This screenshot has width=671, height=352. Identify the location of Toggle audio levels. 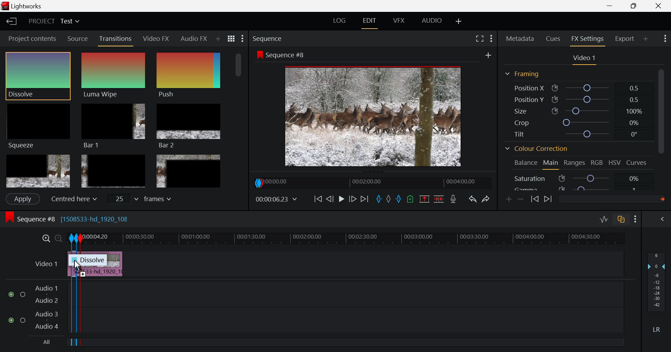
(604, 220).